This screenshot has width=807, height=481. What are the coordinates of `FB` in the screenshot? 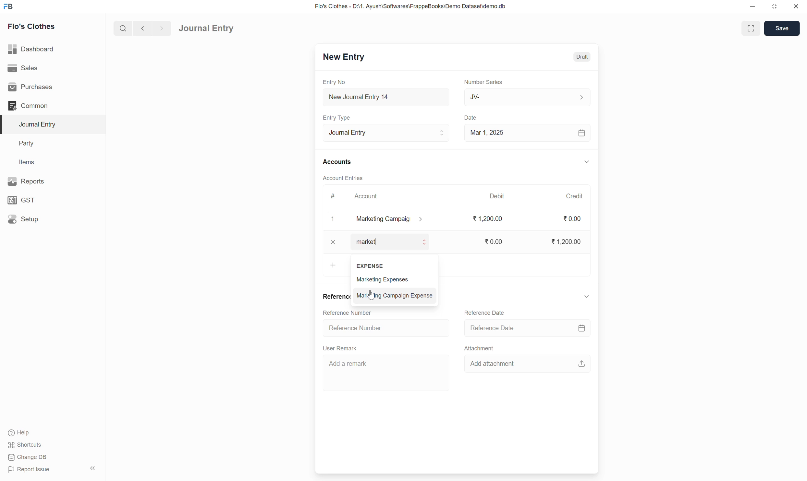 It's located at (8, 6).